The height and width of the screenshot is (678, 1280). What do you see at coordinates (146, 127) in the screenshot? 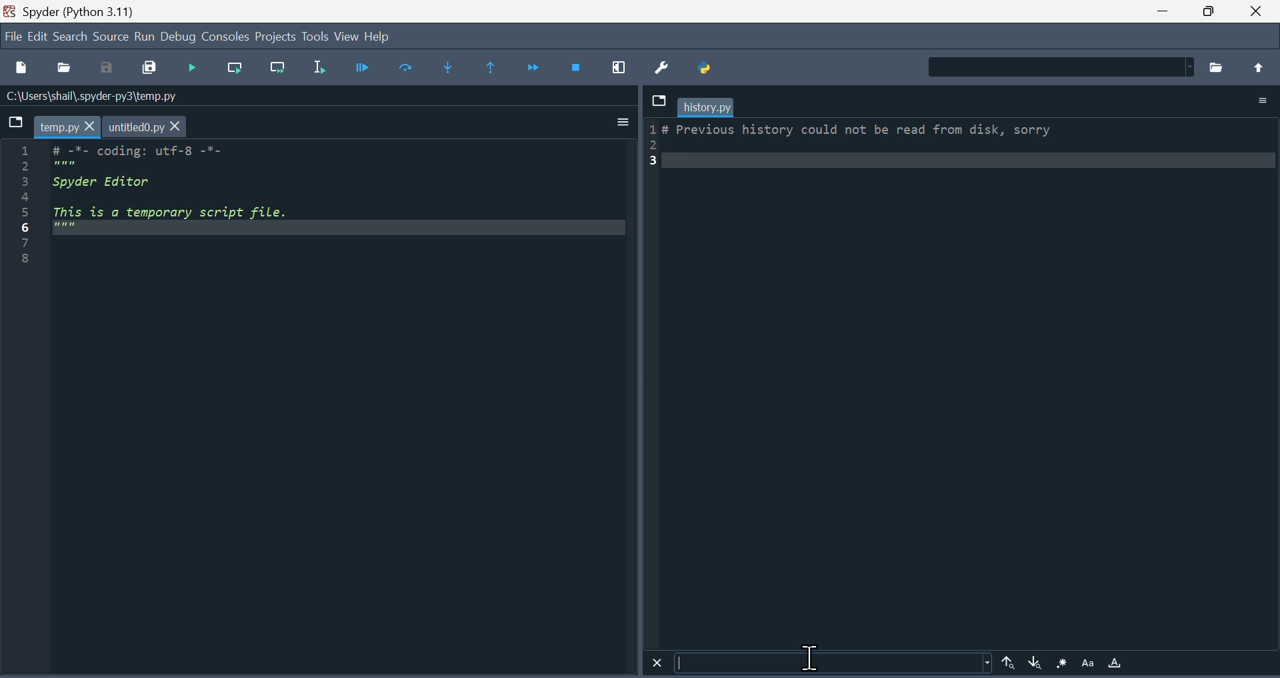
I see `untitled0.py` at bounding box center [146, 127].